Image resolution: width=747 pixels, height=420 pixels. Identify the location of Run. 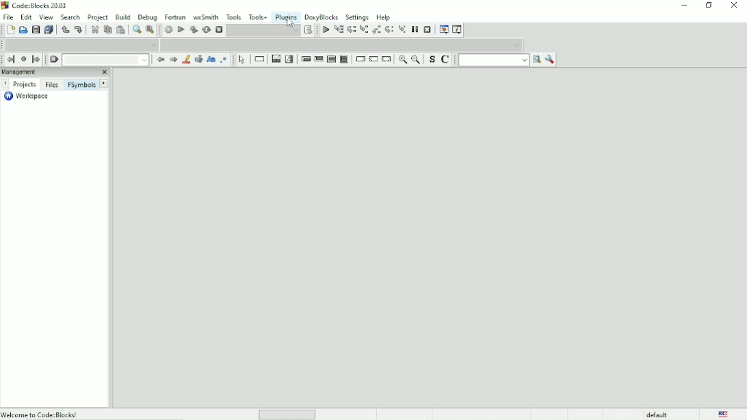
(181, 29).